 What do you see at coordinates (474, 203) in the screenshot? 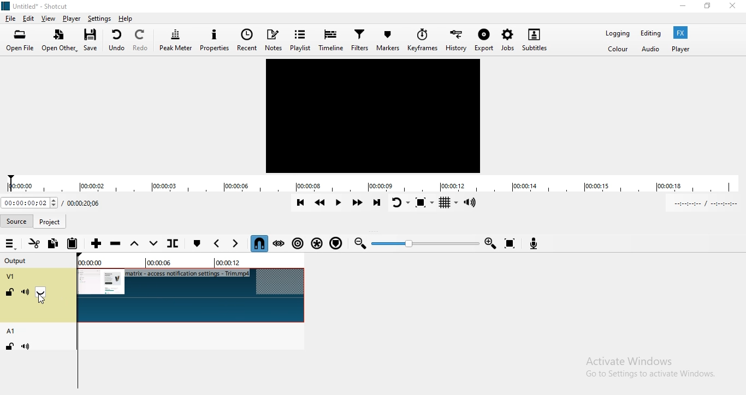
I see `Show volume control` at bounding box center [474, 203].